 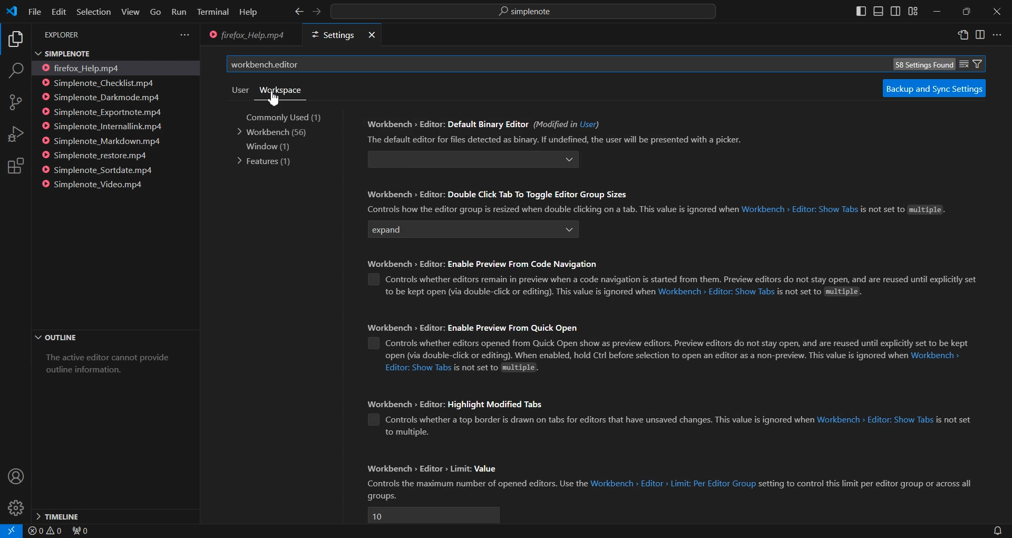 What do you see at coordinates (645, 356) in the screenshot?
I see `open (via double-click or editing). When enabled, hold Ctrl before selection to open an editor as a non-preview. This value is ignored when` at bounding box center [645, 356].